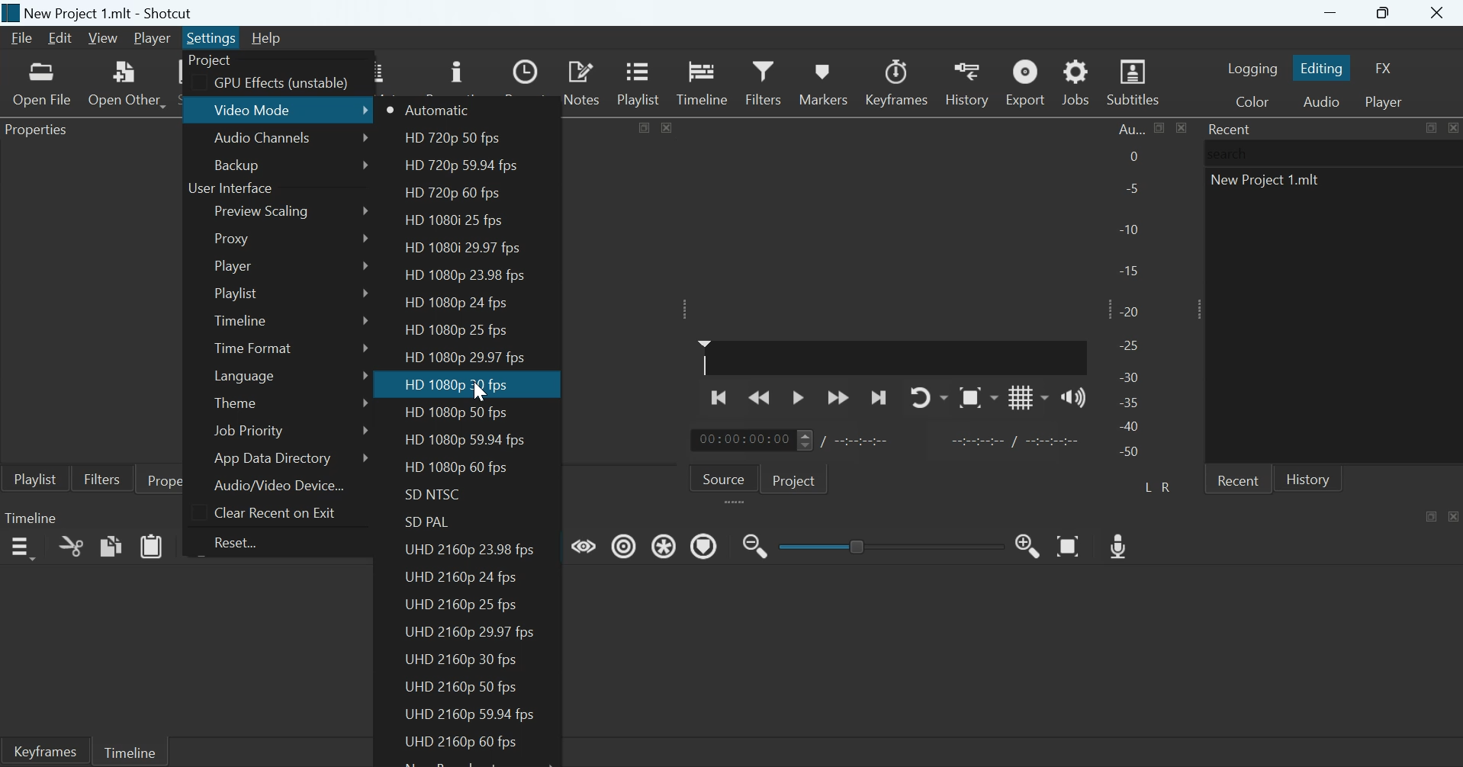  Describe the element at coordinates (1252, 101) in the screenshot. I see `switch to the Color layout` at that location.